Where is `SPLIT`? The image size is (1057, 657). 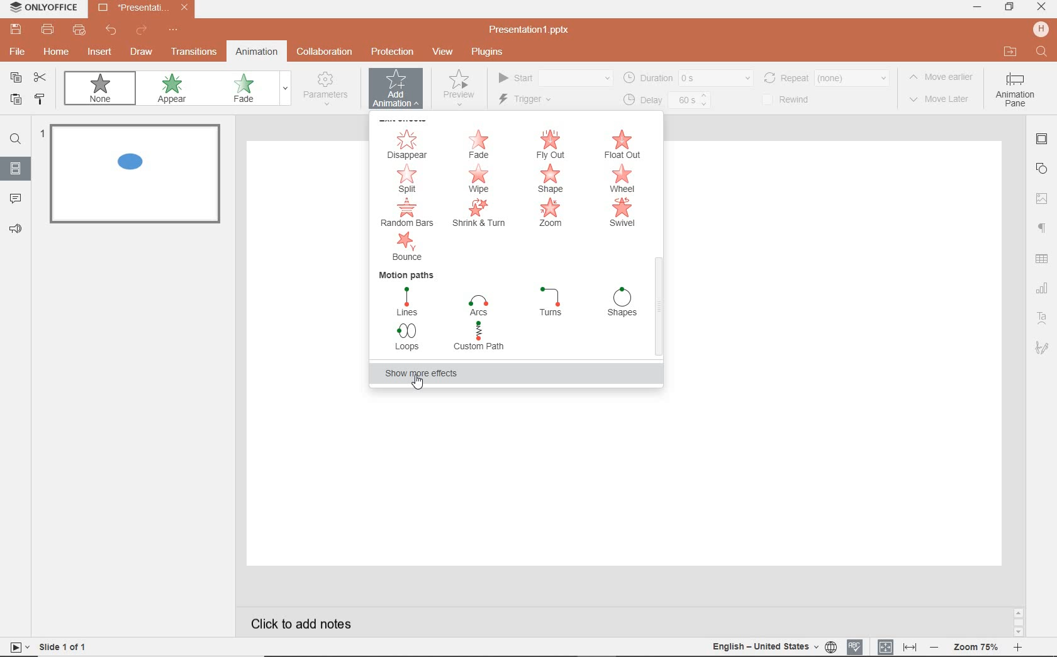
SPLIT is located at coordinates (409, 179).